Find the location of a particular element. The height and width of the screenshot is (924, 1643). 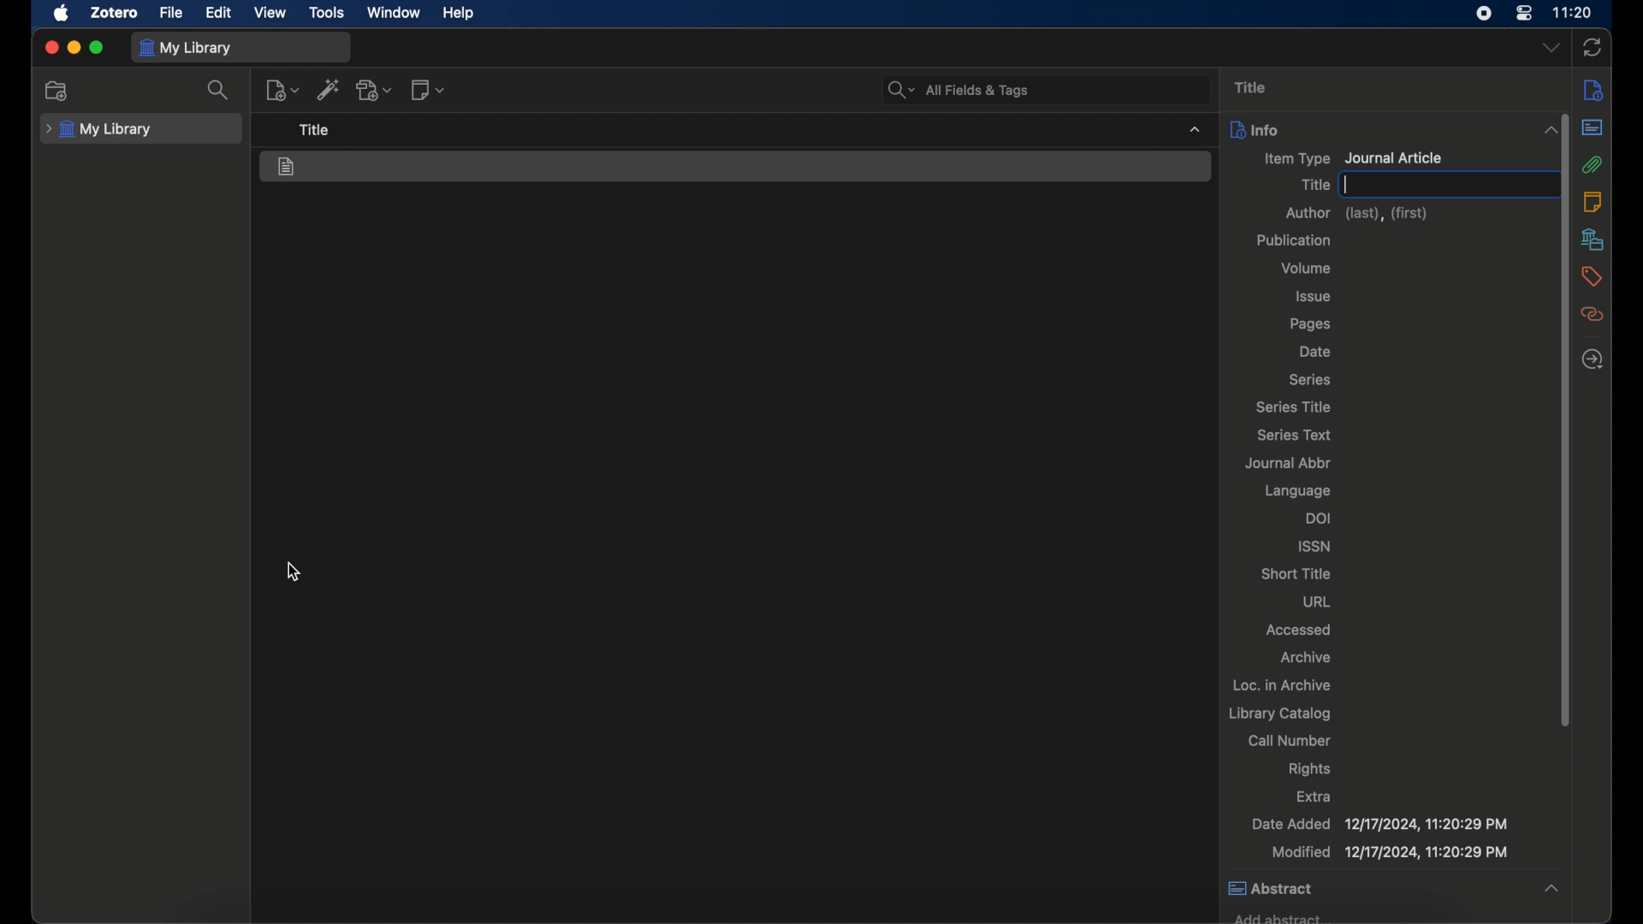

close is located at coordinates (50, 47).